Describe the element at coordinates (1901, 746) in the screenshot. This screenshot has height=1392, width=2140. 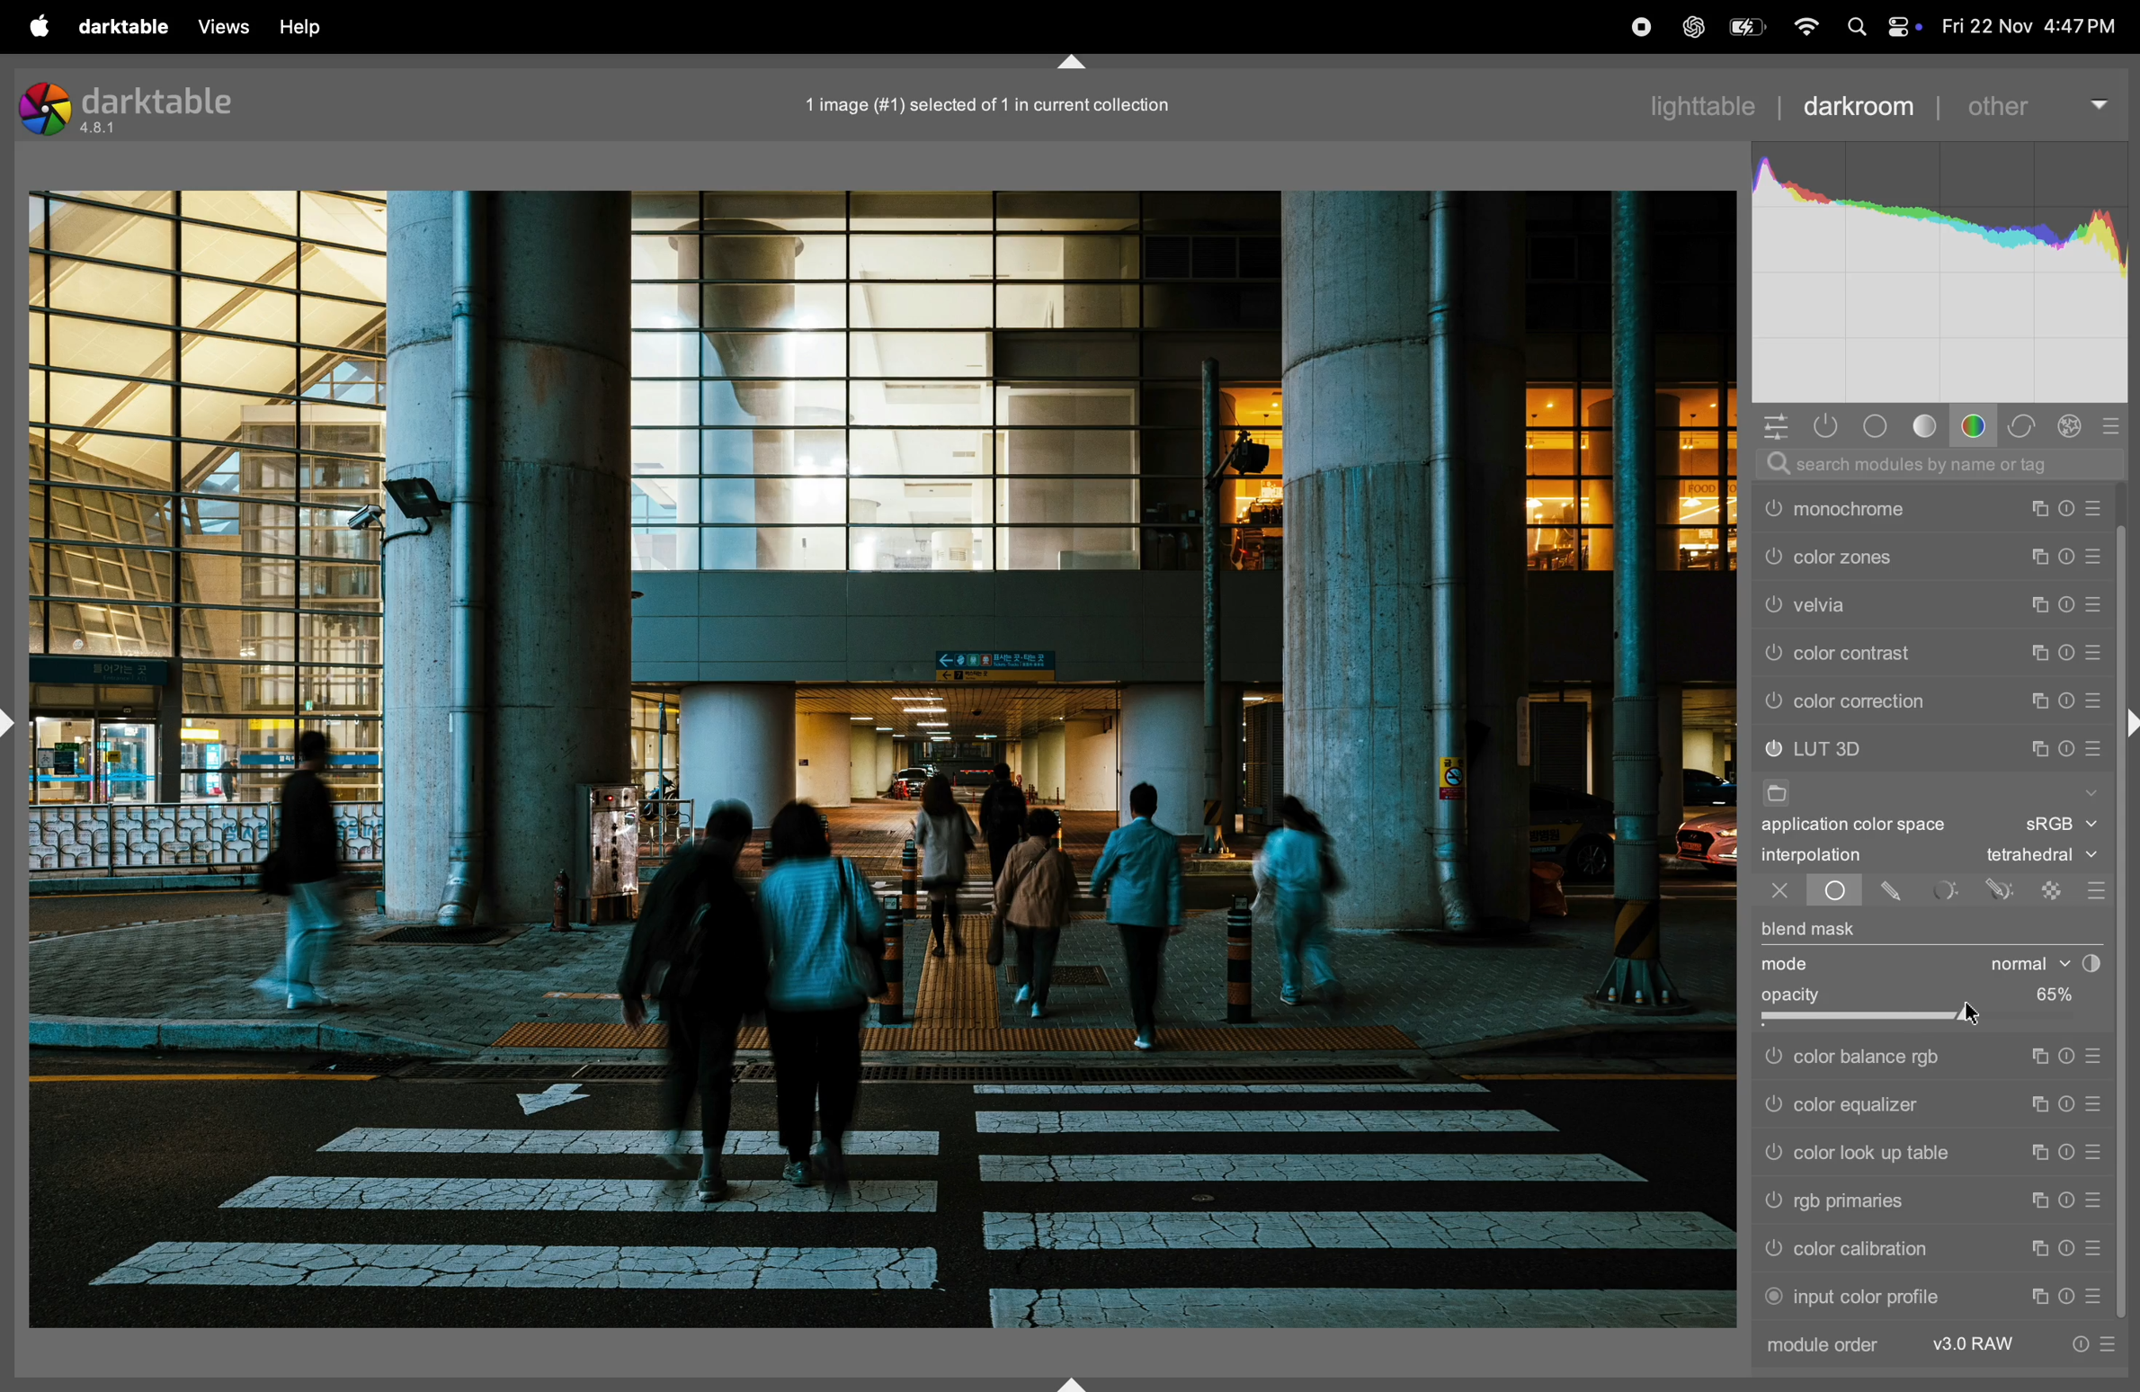
I see `LUT 3d` at that location.